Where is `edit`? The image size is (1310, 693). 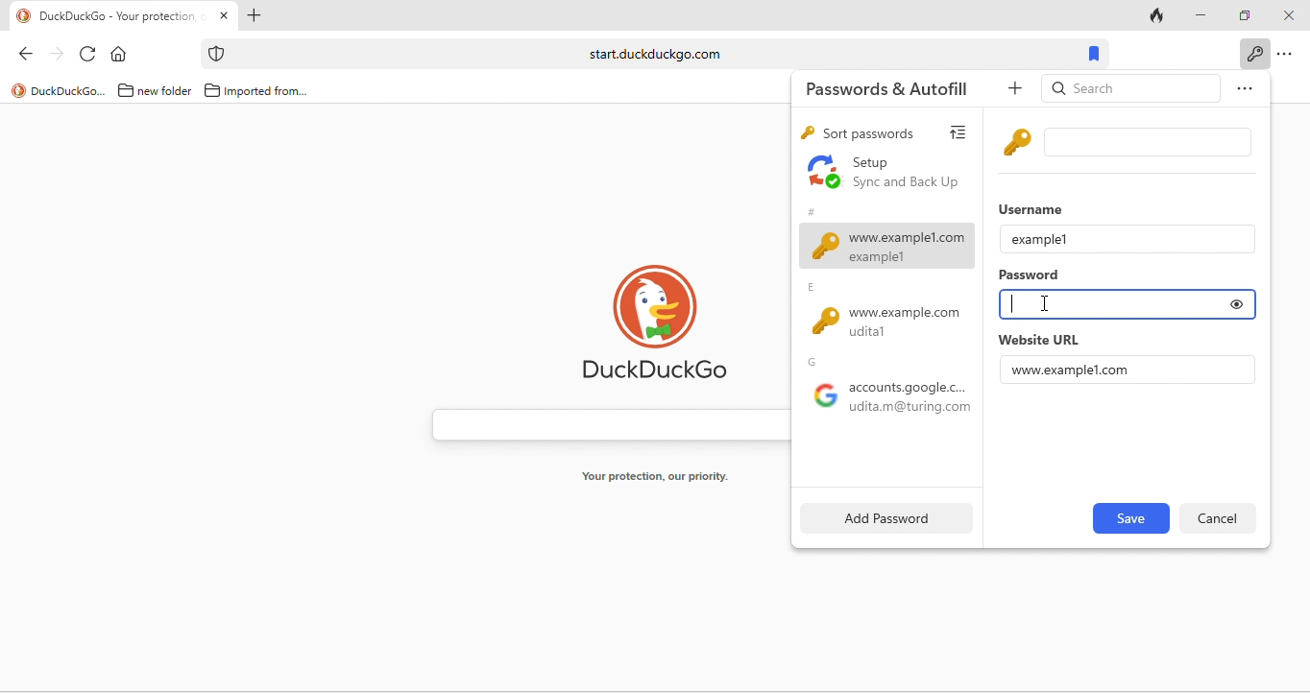 edit is located at coordinates (1129, 518).